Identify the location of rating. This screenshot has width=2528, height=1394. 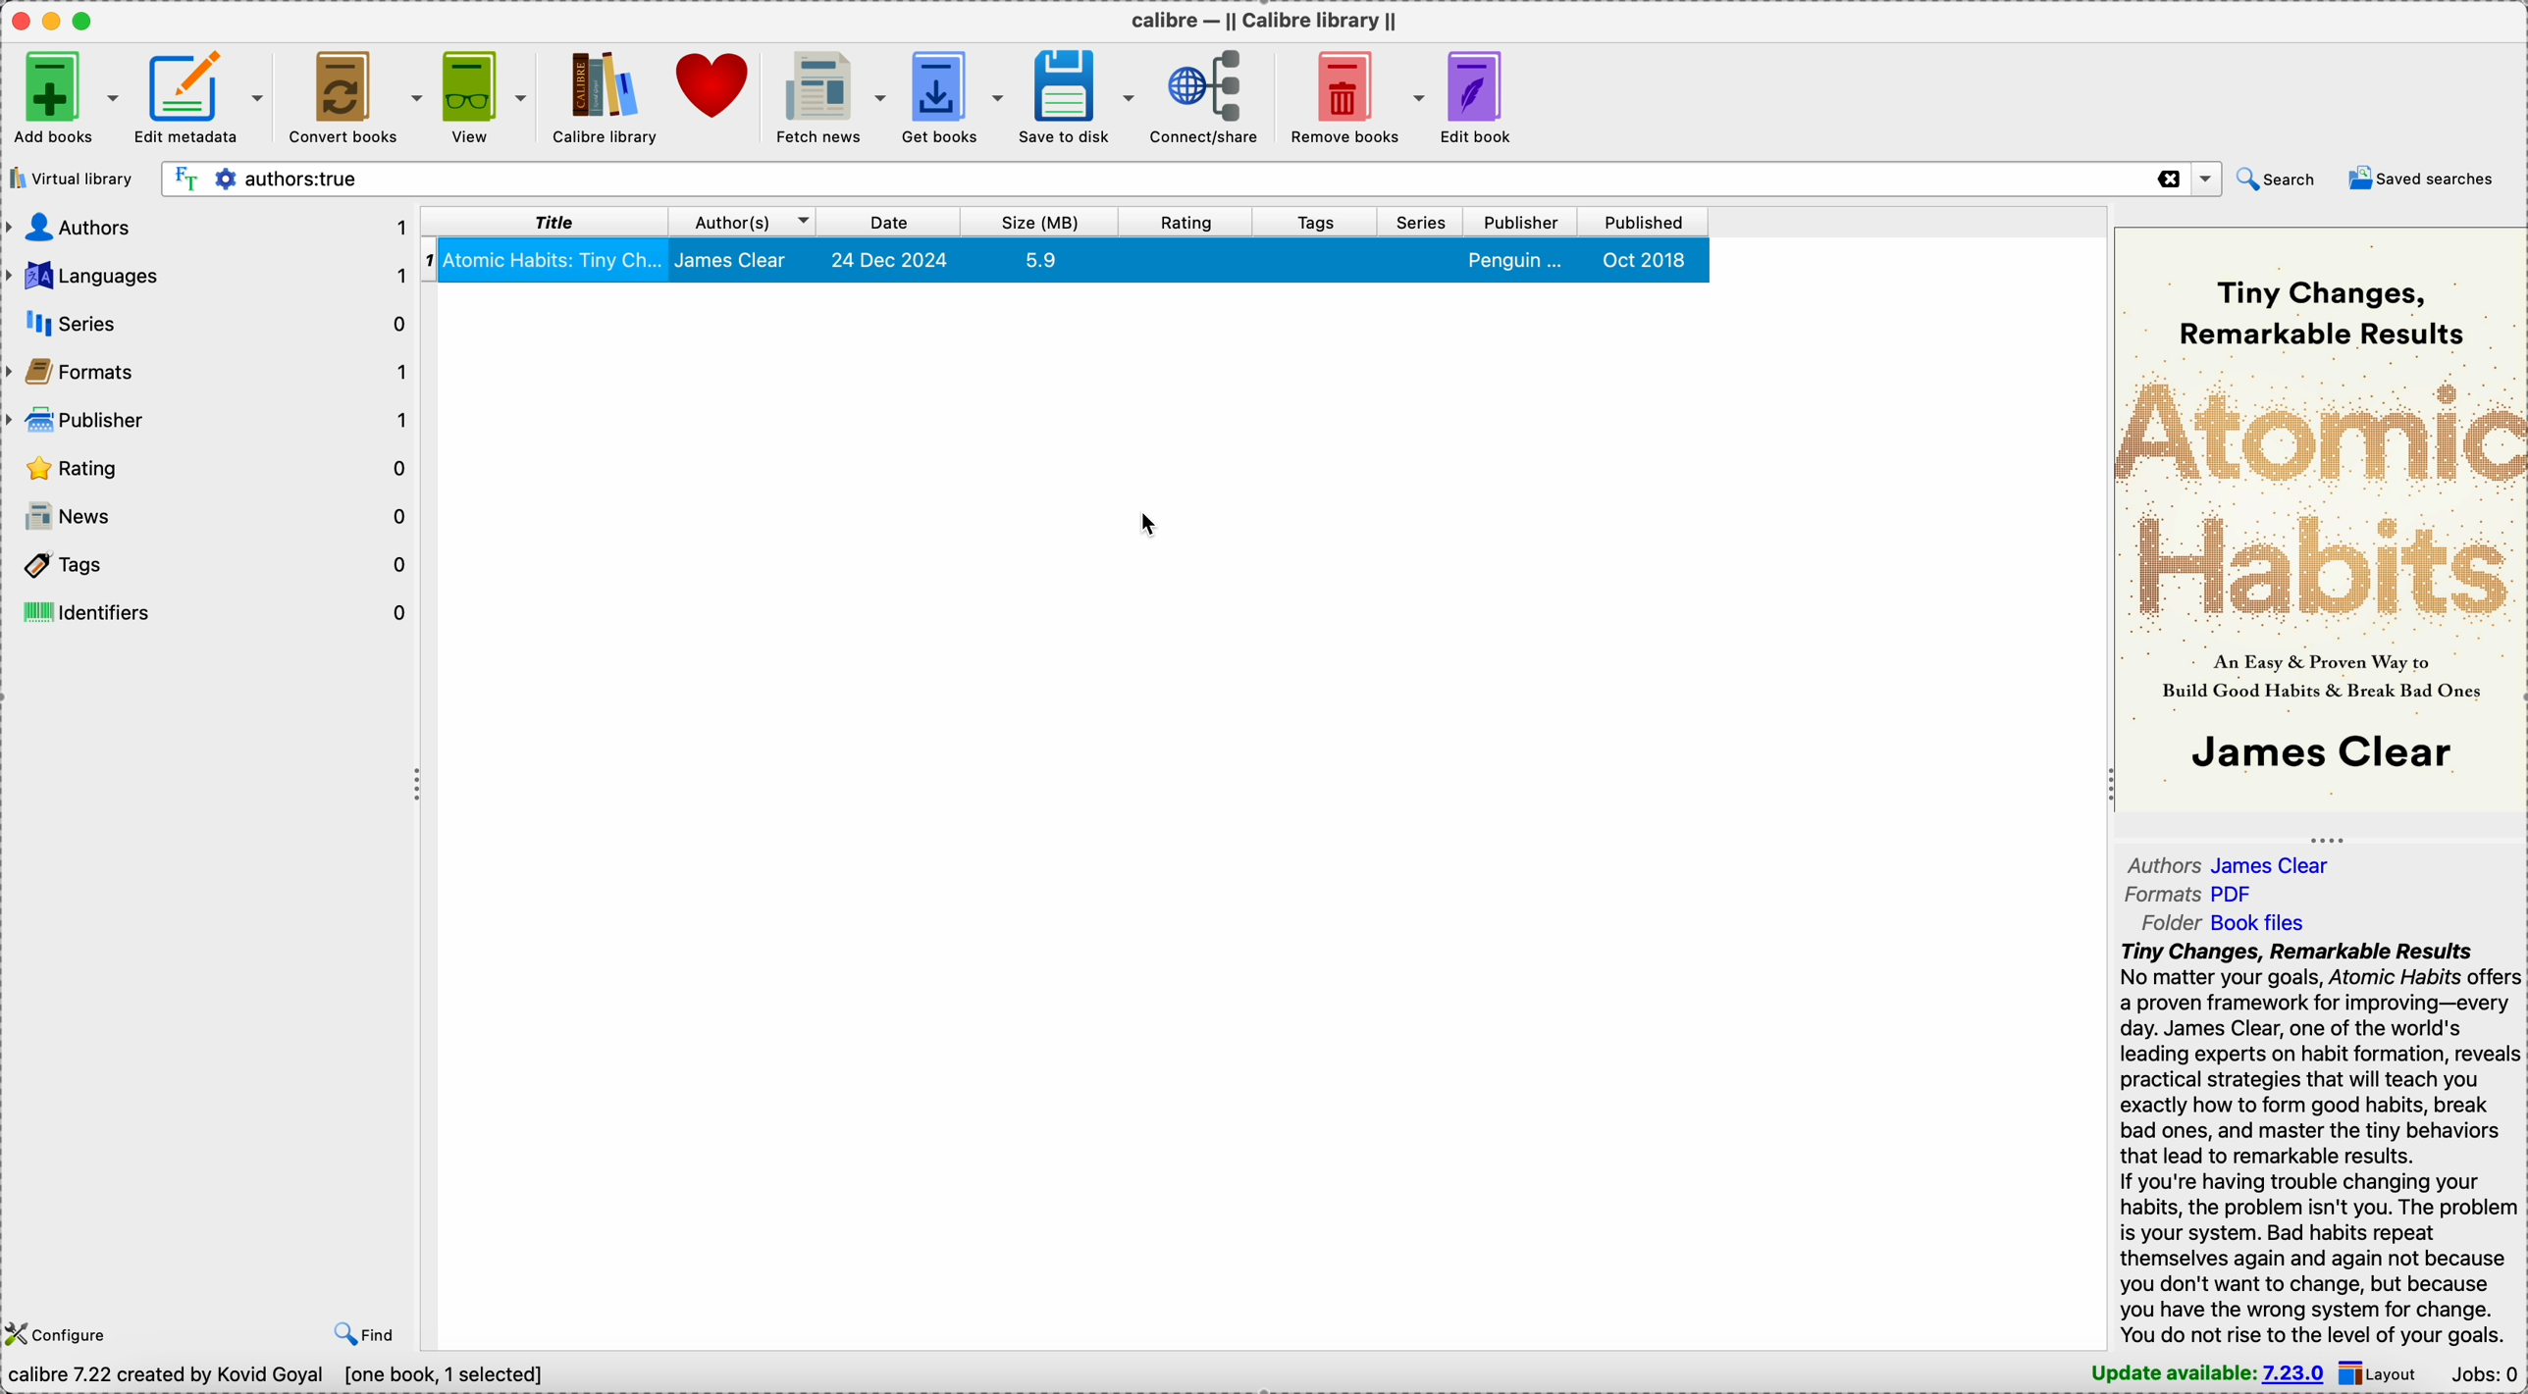
(1185, 221).